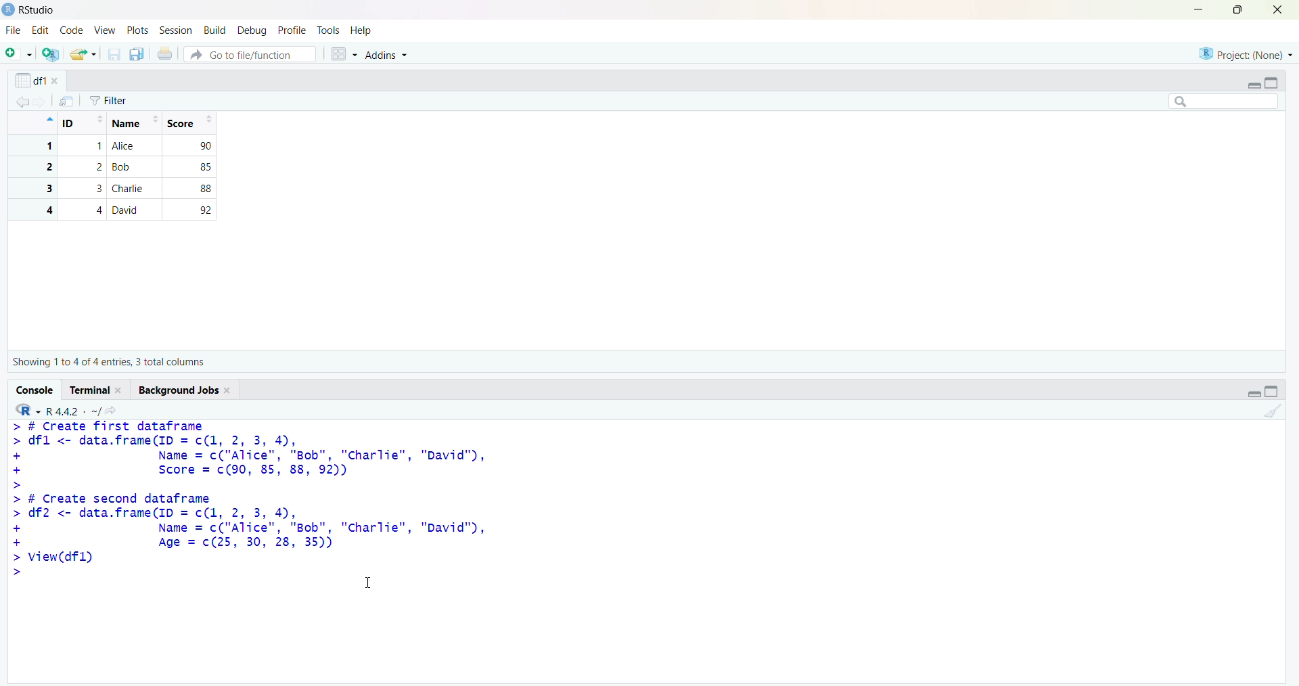  I want to click on Filter, so click(108, 101).